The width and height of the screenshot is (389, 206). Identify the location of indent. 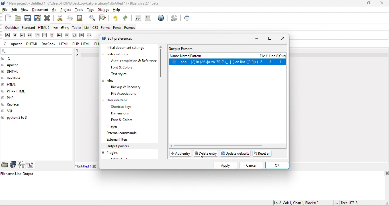
(149, 19).